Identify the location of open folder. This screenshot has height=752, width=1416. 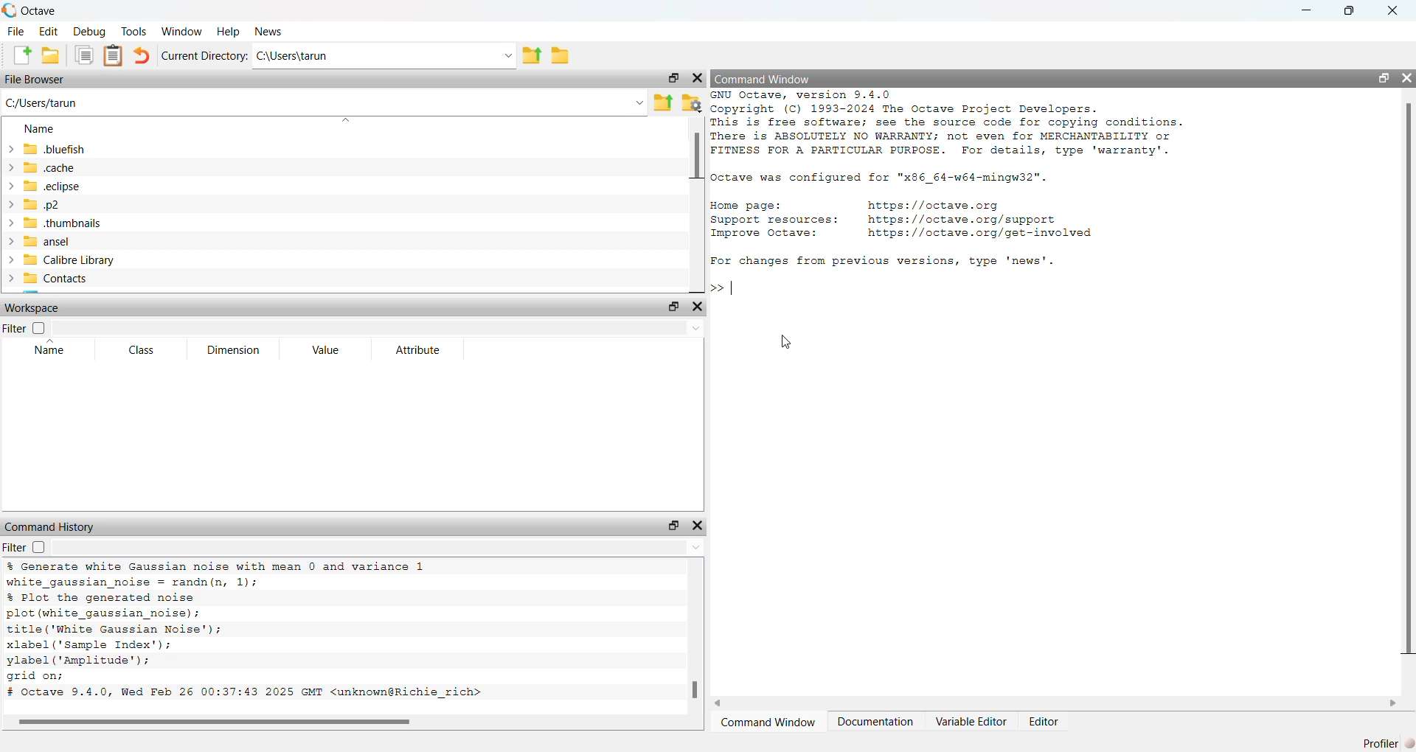
(51, 55).